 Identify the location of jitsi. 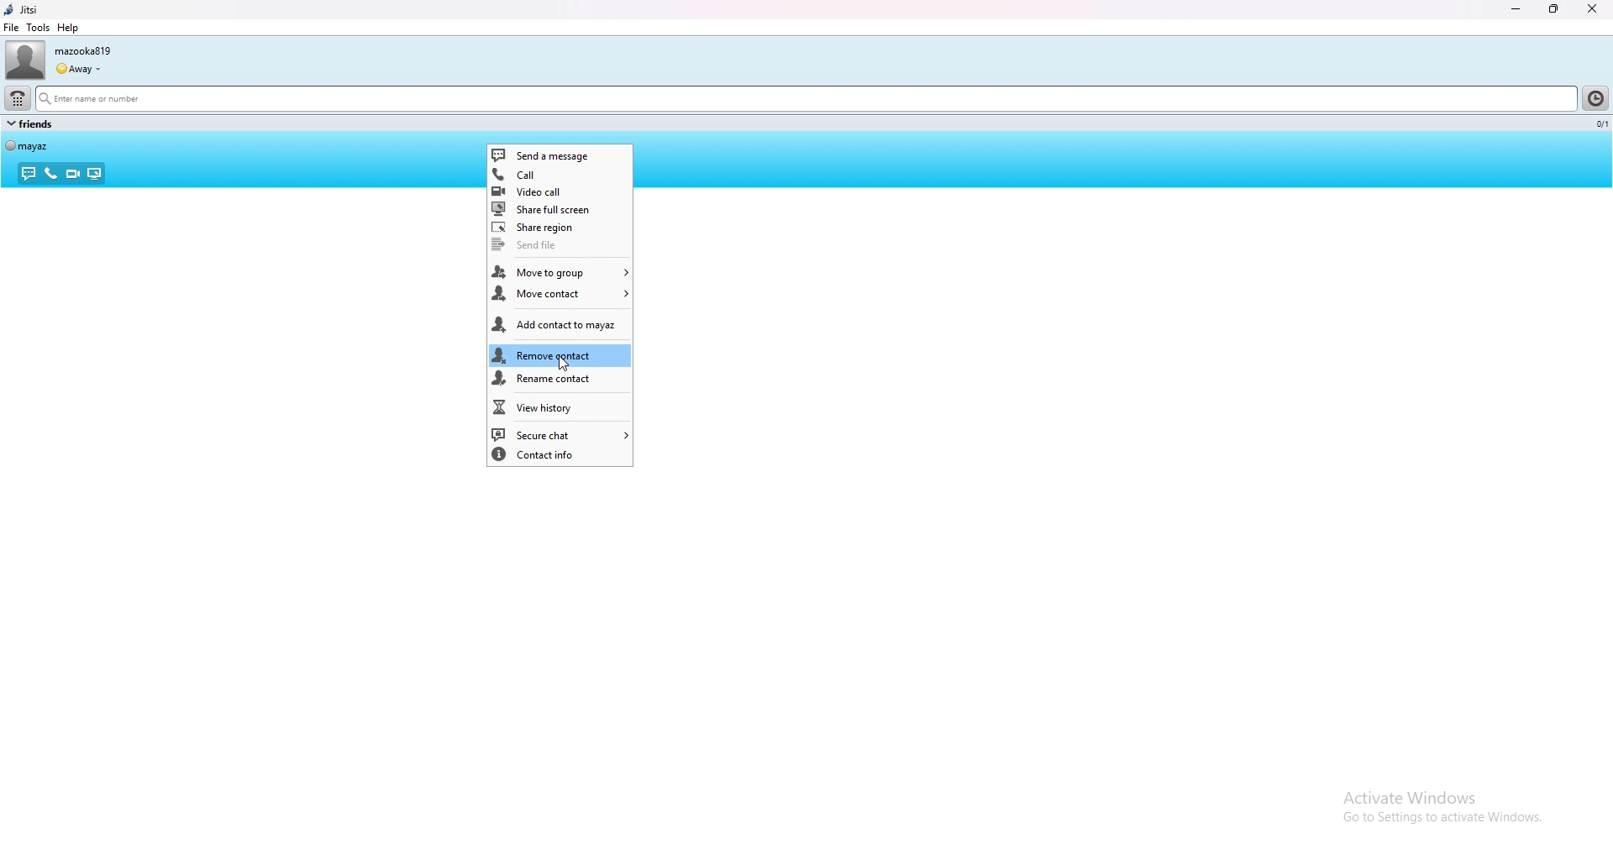
(21, 10).